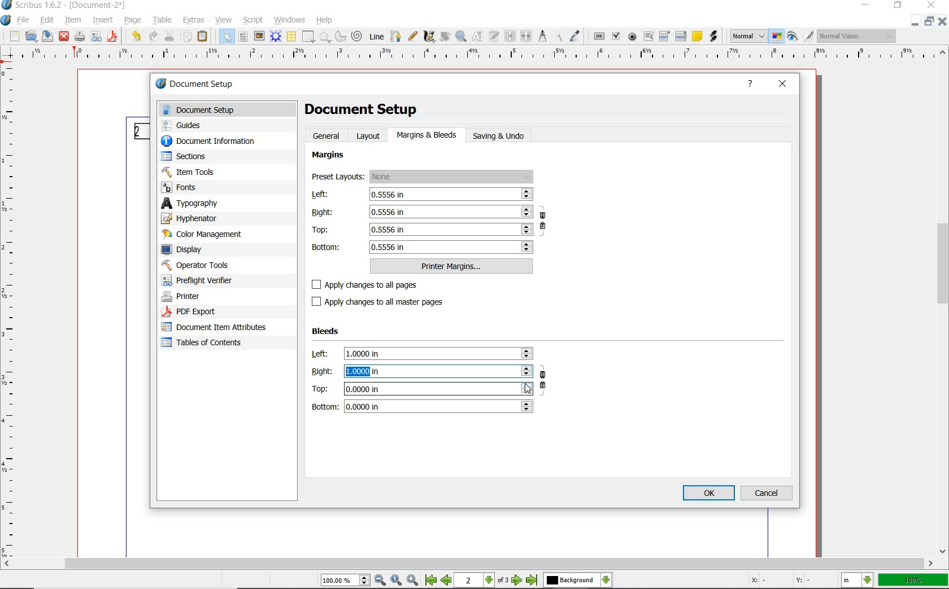 The width and height of the screenshot is (949, 589). I want to click on document setup, so click(230, 110).